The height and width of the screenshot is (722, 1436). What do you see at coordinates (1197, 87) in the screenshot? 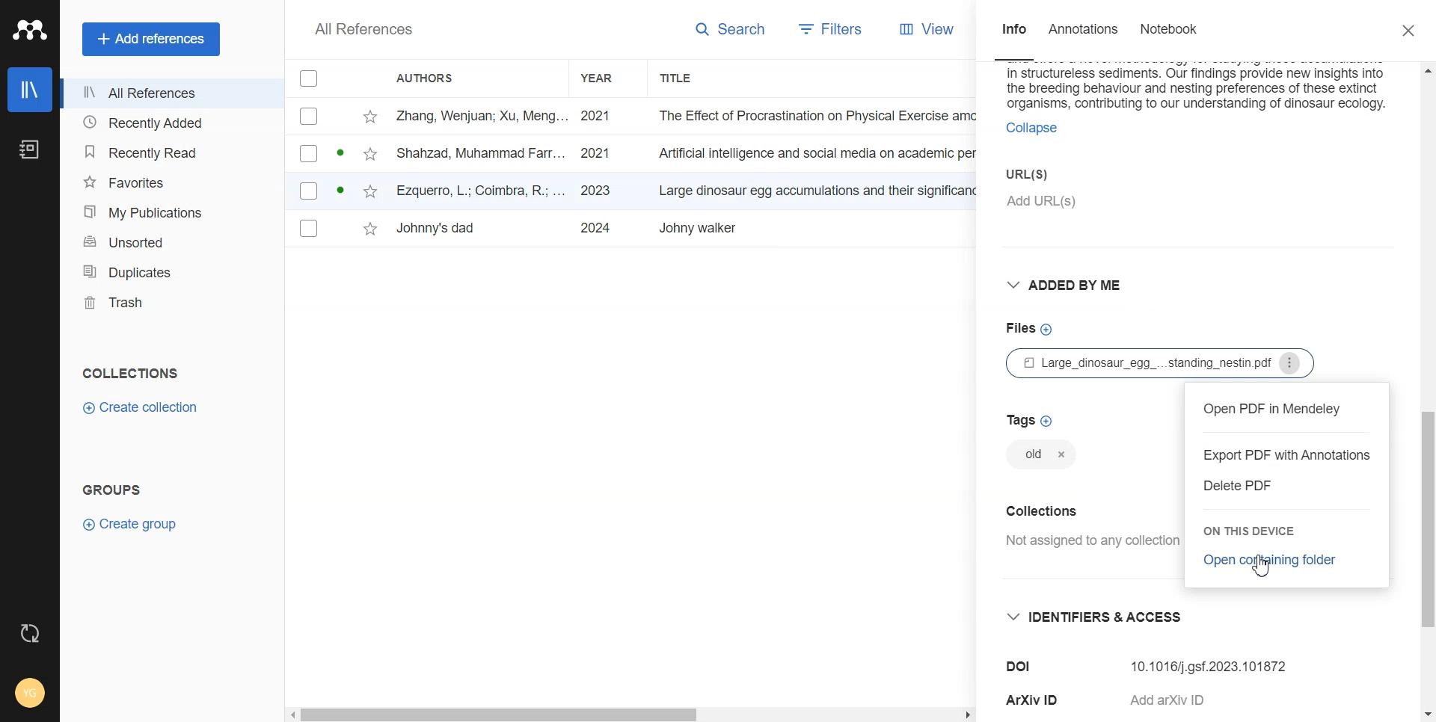
I see `Abstract of large dinosaur egg accumulations and their significance for understanding nesting behaviour` at bounding box center [1197, 87].